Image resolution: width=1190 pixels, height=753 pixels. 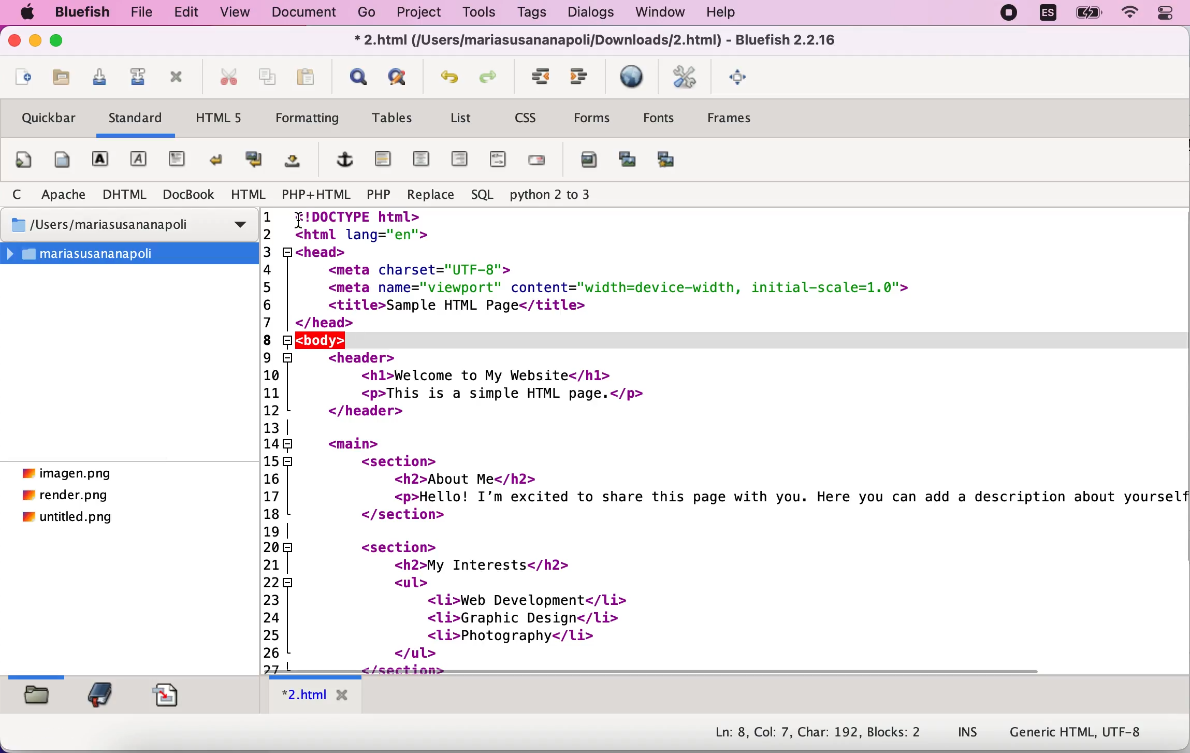 I want to click on go, so click(x=370, y=11).